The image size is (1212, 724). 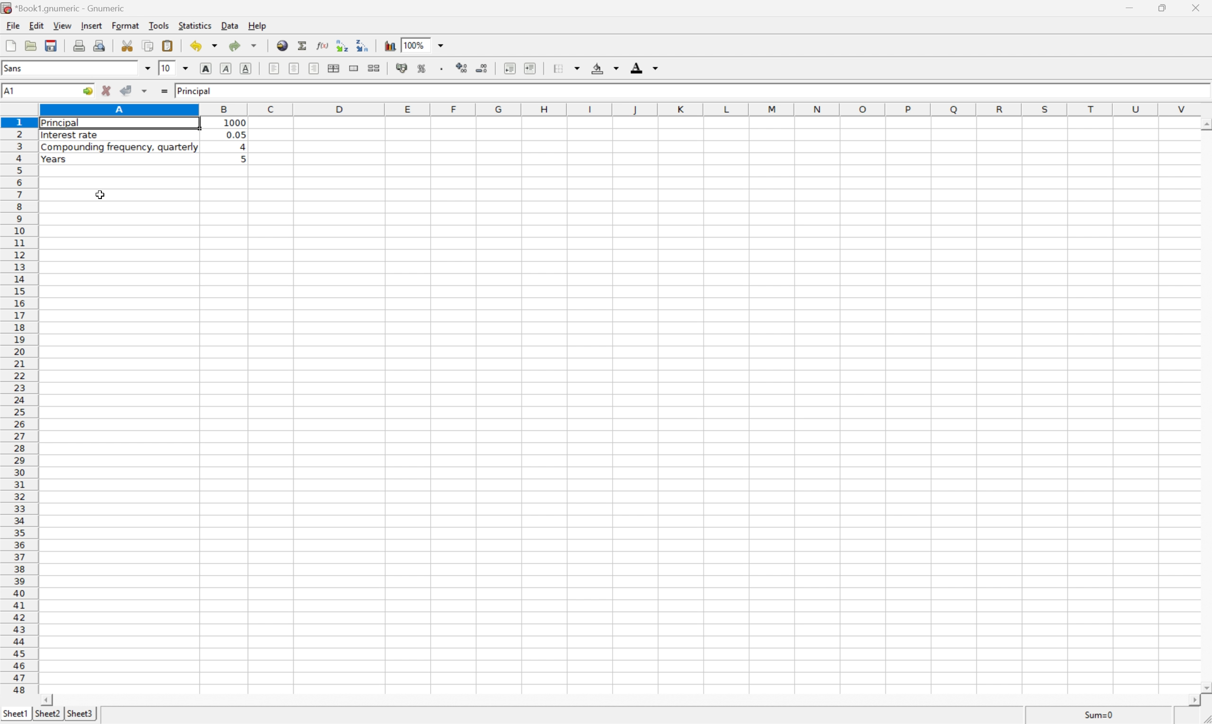 What do you see at coordinates (303, 44) in the screenshot?
I see `sum in current cell` at bounding box center [303, 44].